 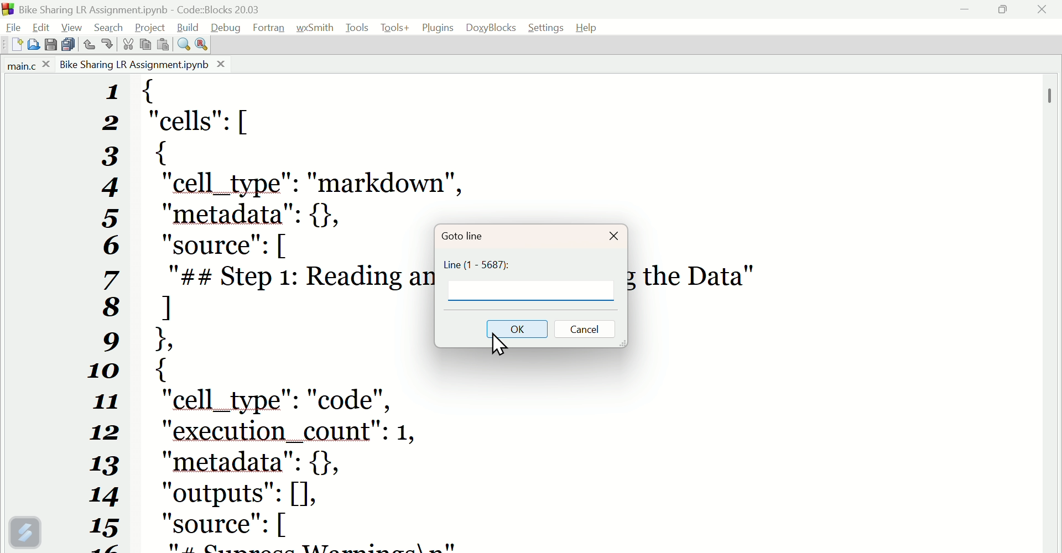 What do you see at coordinates (113, 314) in the screenshot?
I see `Numbers` at bounding box center [113, 314].